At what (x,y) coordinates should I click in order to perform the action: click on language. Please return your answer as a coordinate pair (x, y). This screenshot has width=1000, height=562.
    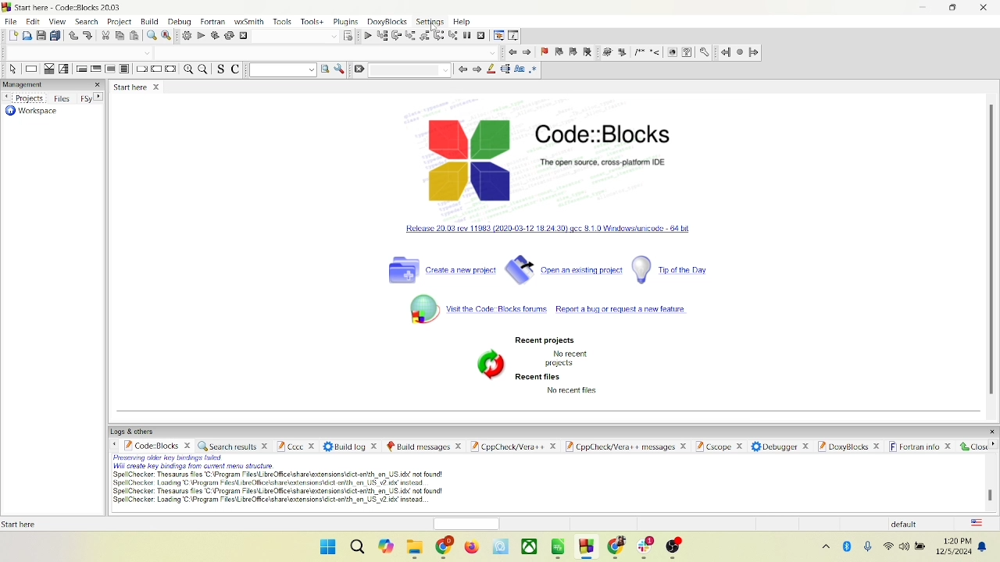
    Looking at the image, I should click on (975, 522).